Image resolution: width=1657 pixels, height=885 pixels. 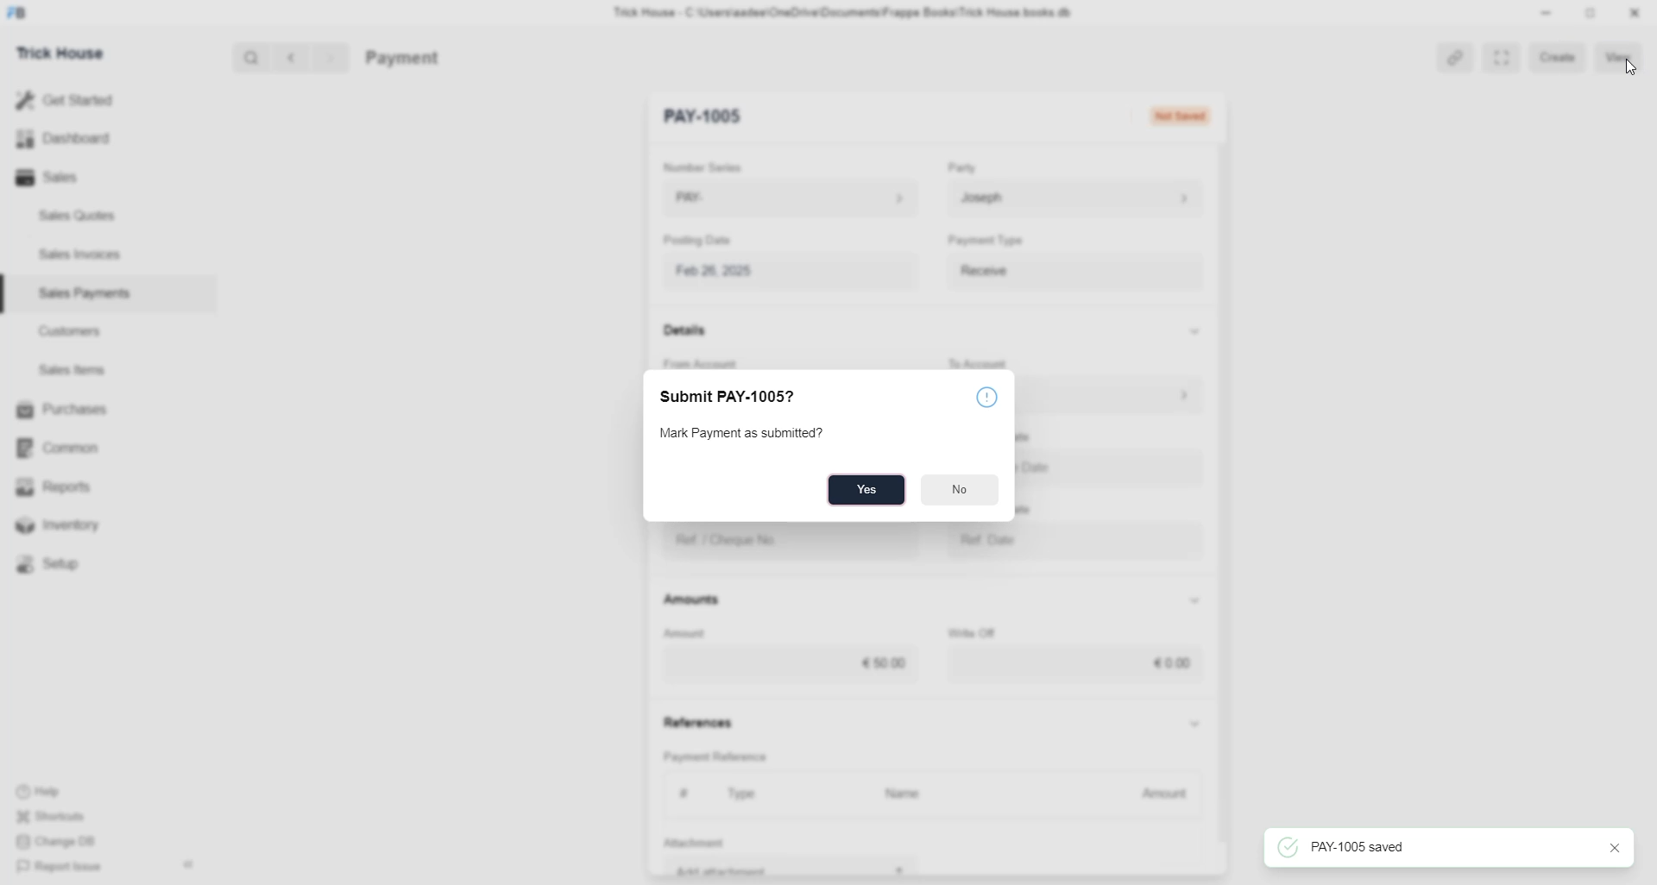 What do you see at coordinates (1591, 13) in the screenshot?
I see `resize` at bounding box center [1591, 13].